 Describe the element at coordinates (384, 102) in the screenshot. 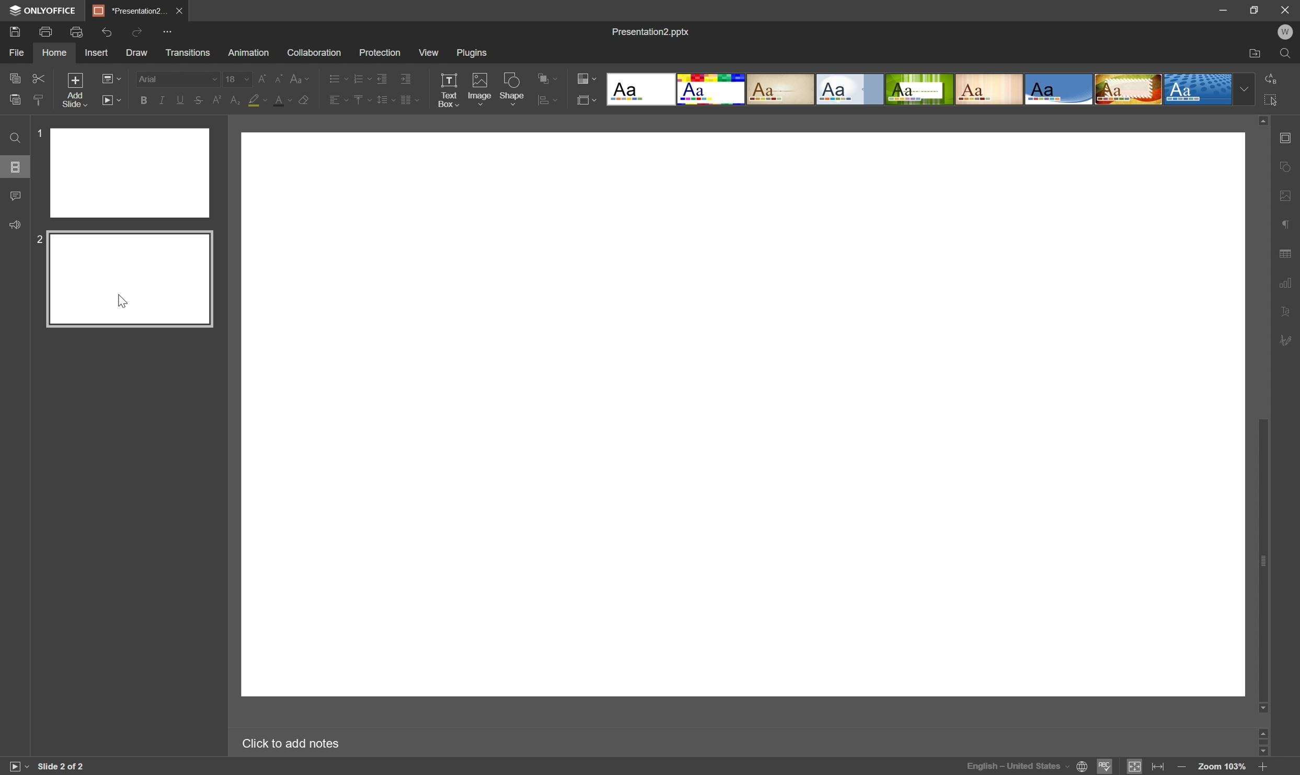

I see `Line spacing` at that location.